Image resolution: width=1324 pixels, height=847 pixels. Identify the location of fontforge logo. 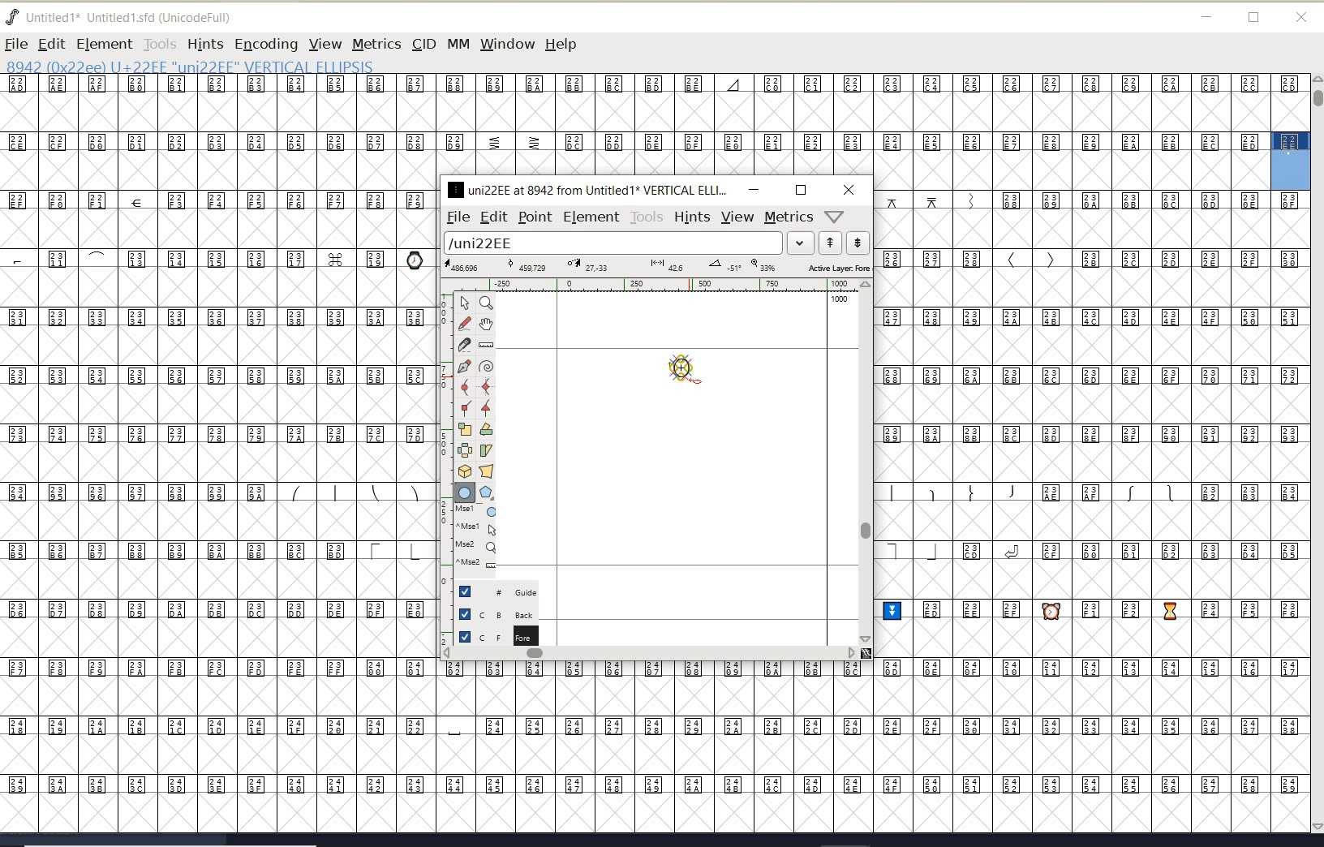
(13, 17).